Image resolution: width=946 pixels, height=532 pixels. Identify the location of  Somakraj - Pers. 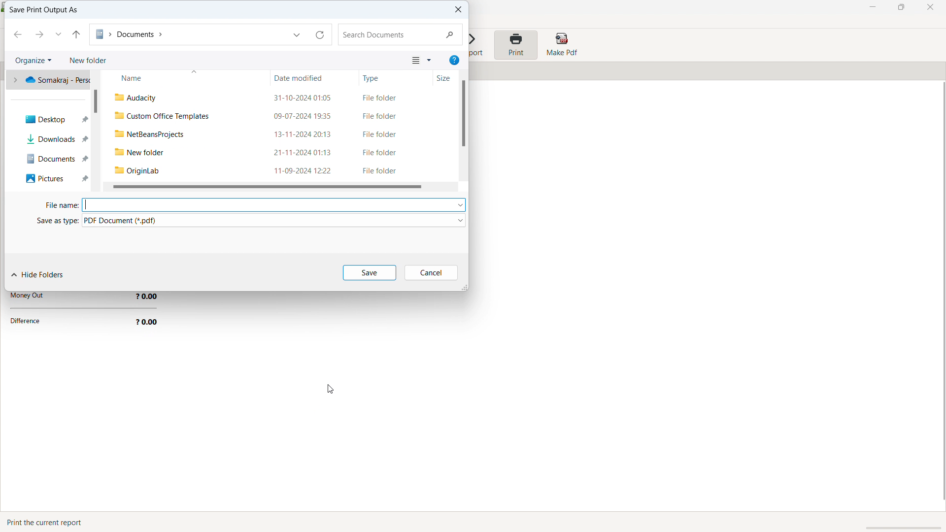
(51, 82).